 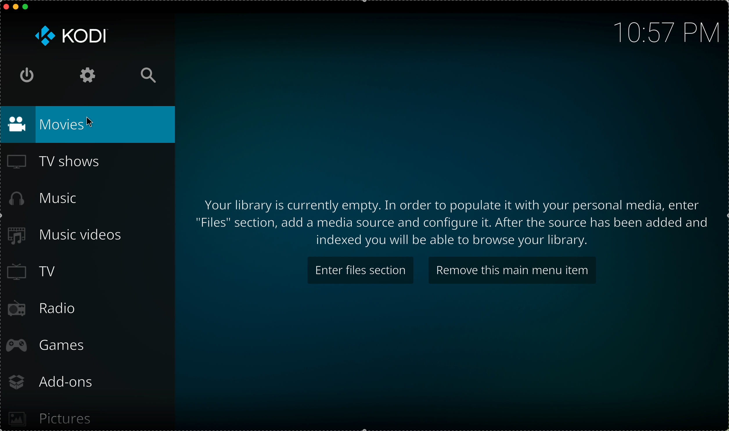 I want to click on music videos, so click(x=70, y=236).